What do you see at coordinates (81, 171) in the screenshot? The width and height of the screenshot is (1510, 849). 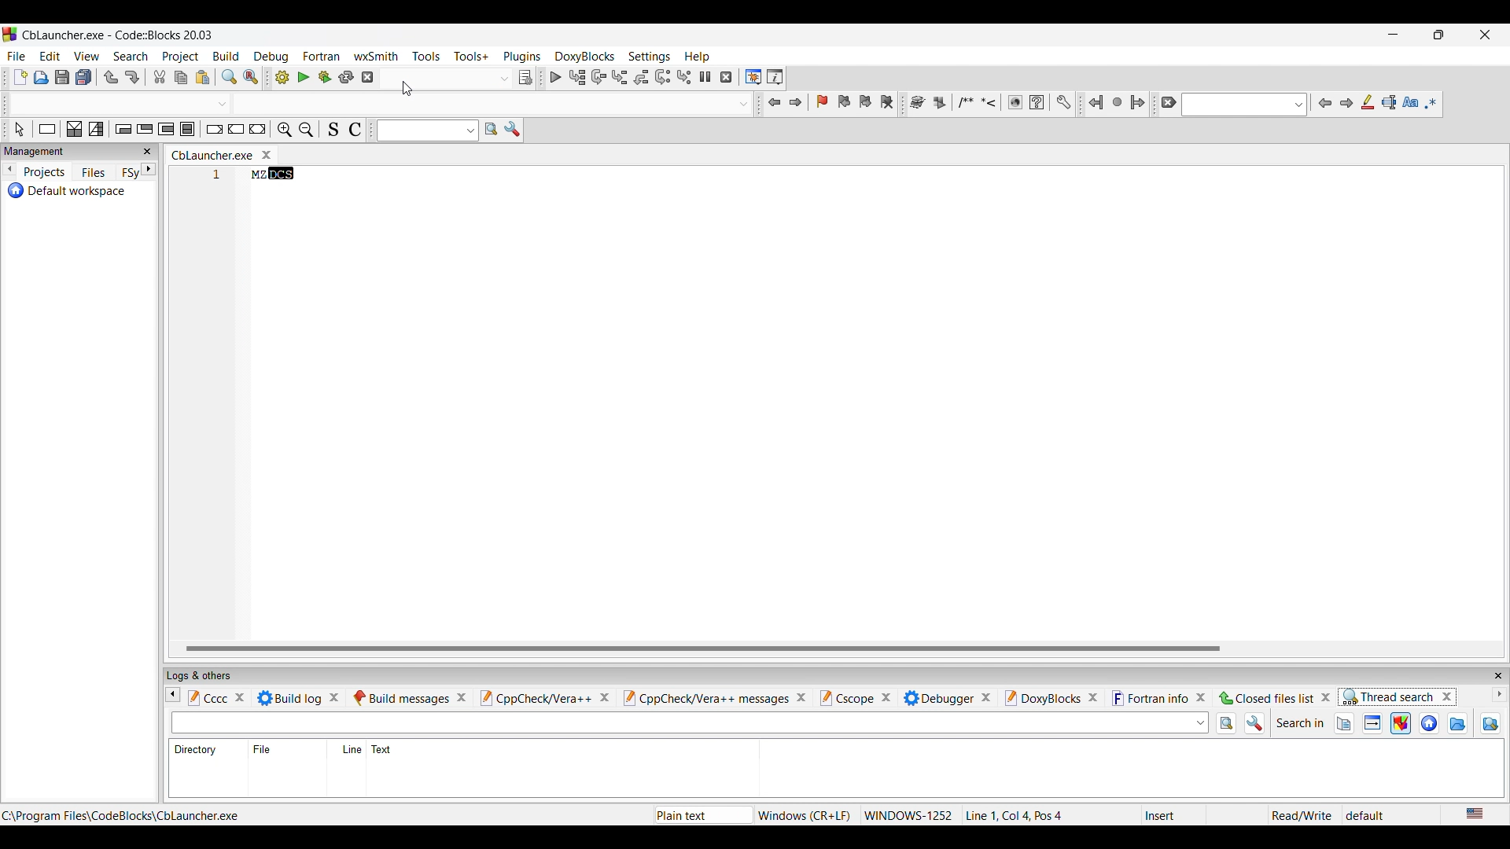 I see `Panel divisions` at bounding box center [81, 171].